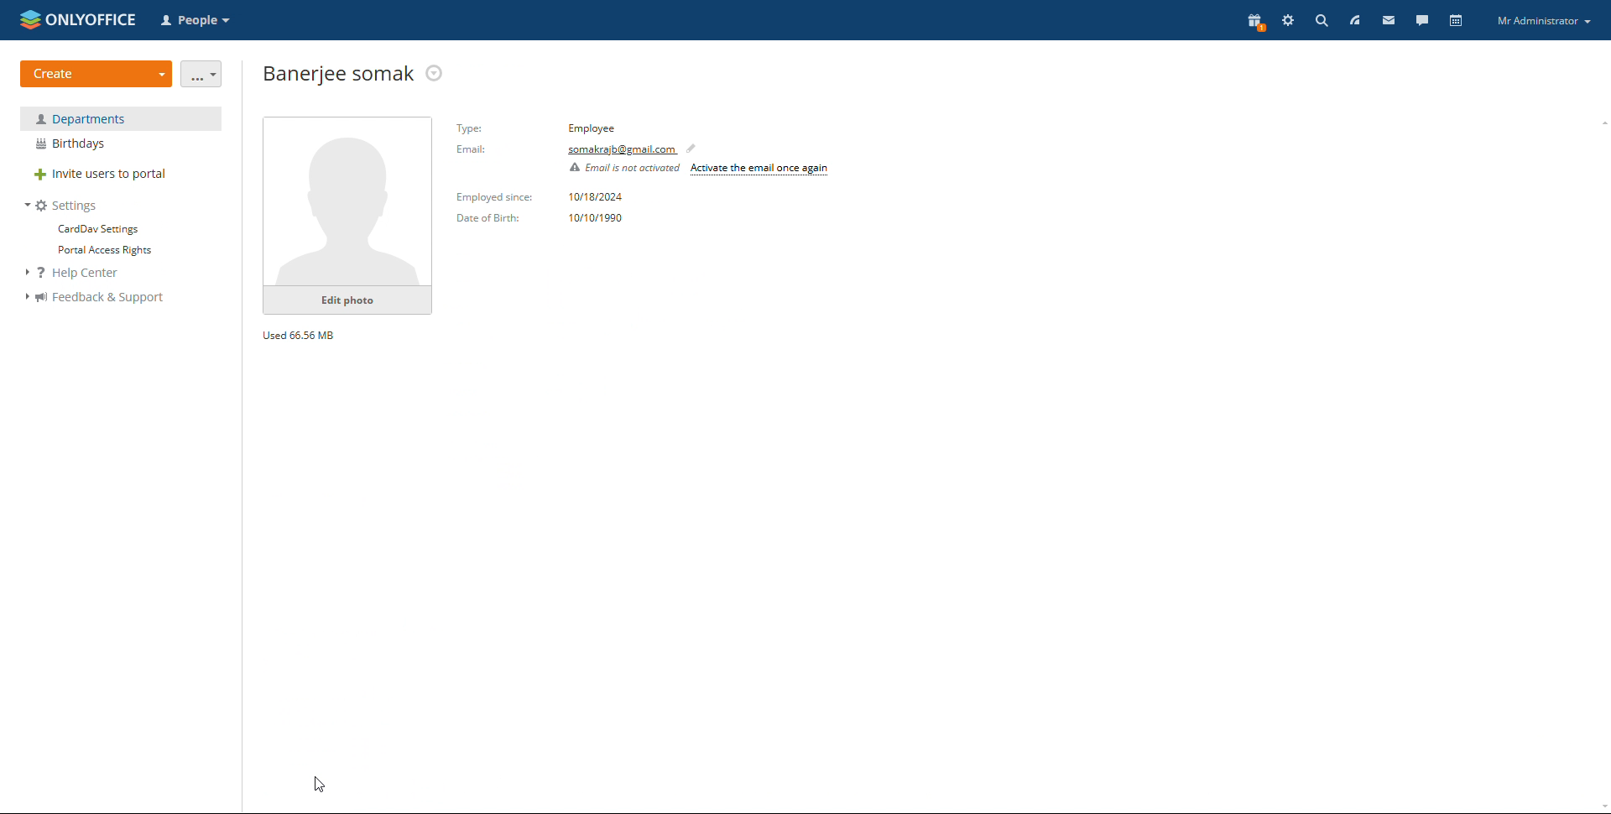 The height and width of the screenshot is (814, 1611). Describe the element at coordinates (347, 300) in the screenshot. I see `edit photo` at that location.